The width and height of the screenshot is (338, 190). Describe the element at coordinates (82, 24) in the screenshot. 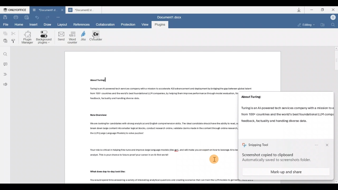

I see `References` at that location.